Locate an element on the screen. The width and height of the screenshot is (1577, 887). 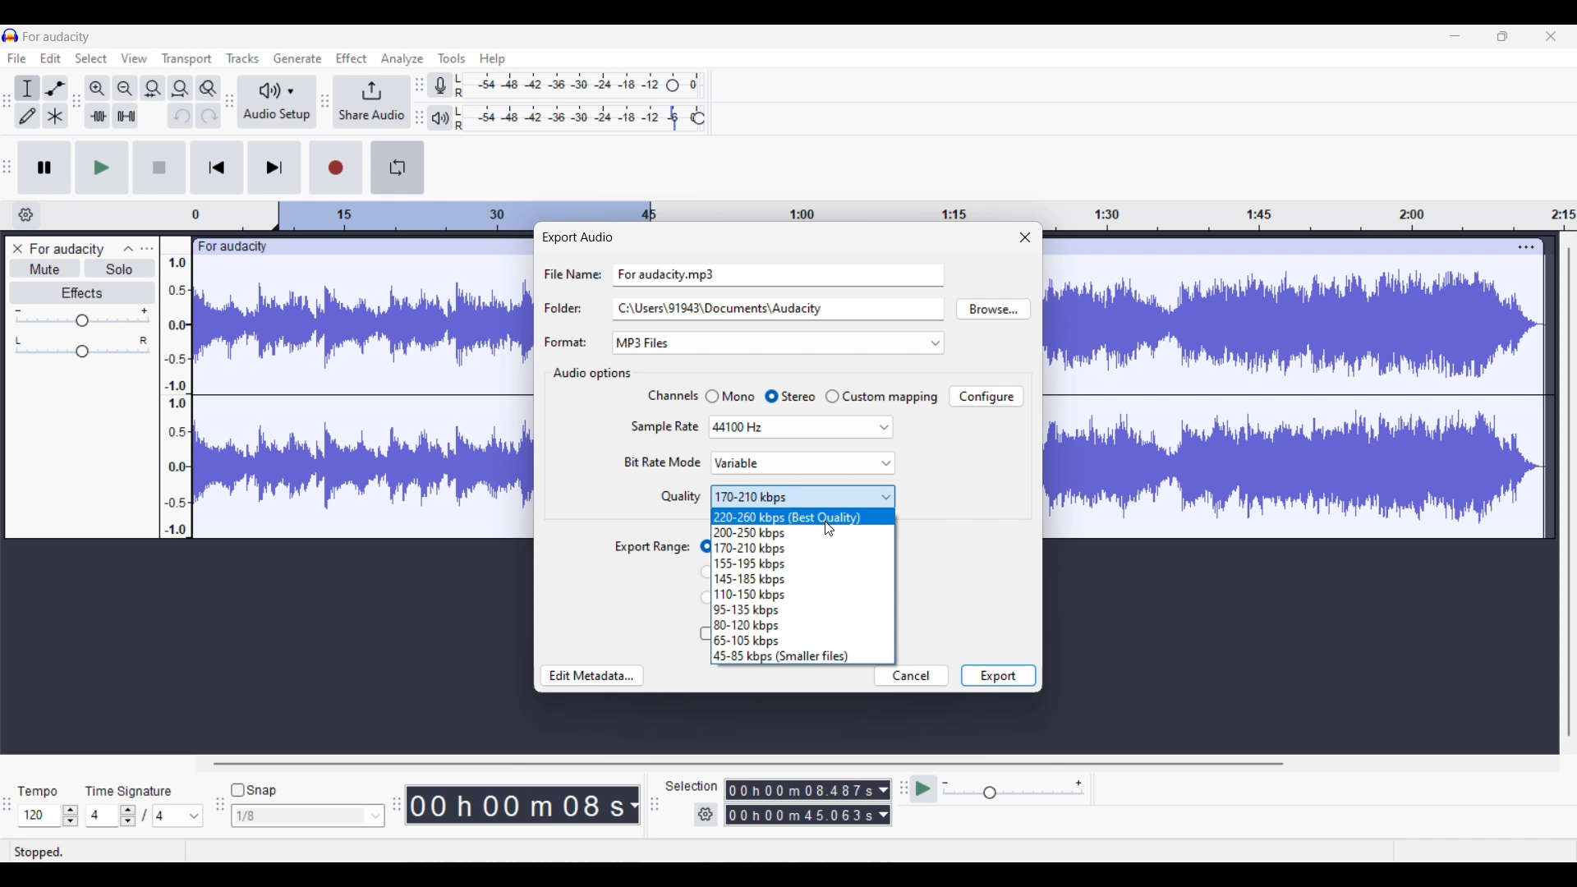
Play/Play once is located at coordinates (103, 168).